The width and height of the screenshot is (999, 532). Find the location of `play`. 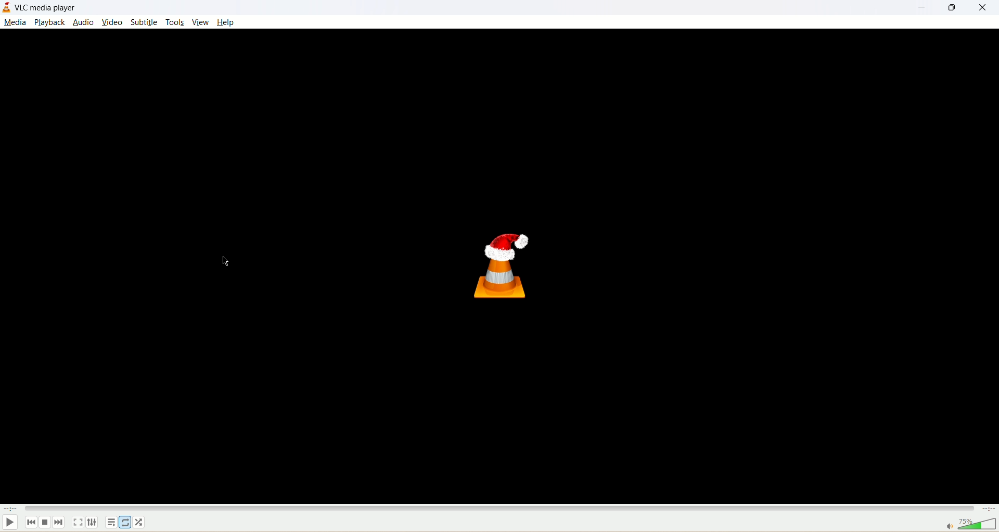

play is located at coordinates (11, 522).